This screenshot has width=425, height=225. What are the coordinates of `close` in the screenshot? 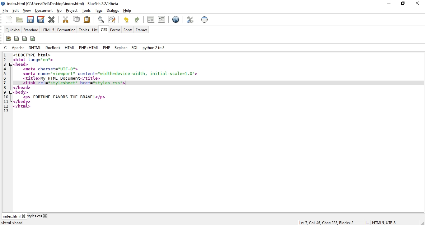 It's located at (25, 216).